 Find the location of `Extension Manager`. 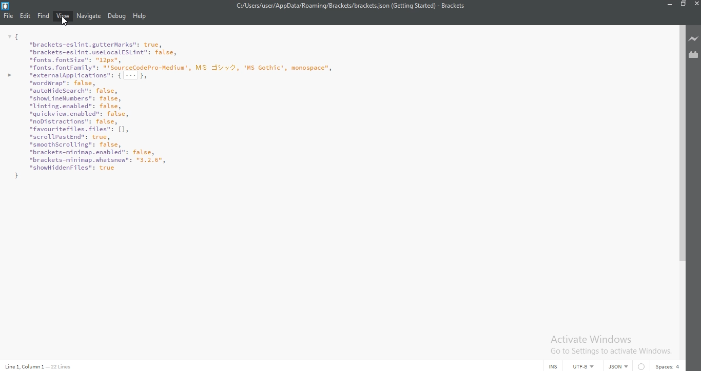

Extension Manager is located at coordinates (694, 56).